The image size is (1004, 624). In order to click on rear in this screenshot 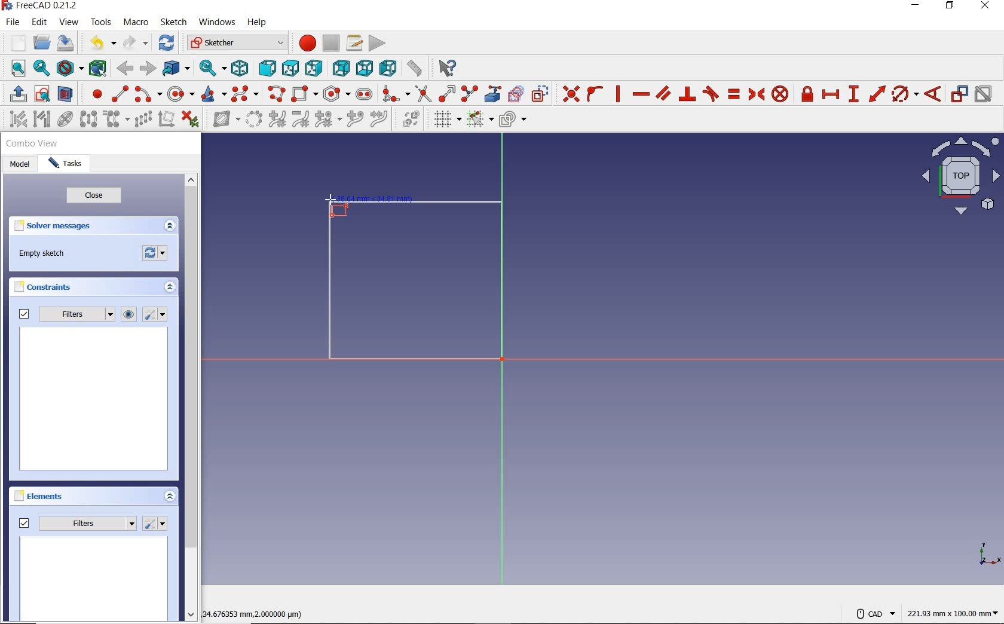, I will do `click(341, 68)`.